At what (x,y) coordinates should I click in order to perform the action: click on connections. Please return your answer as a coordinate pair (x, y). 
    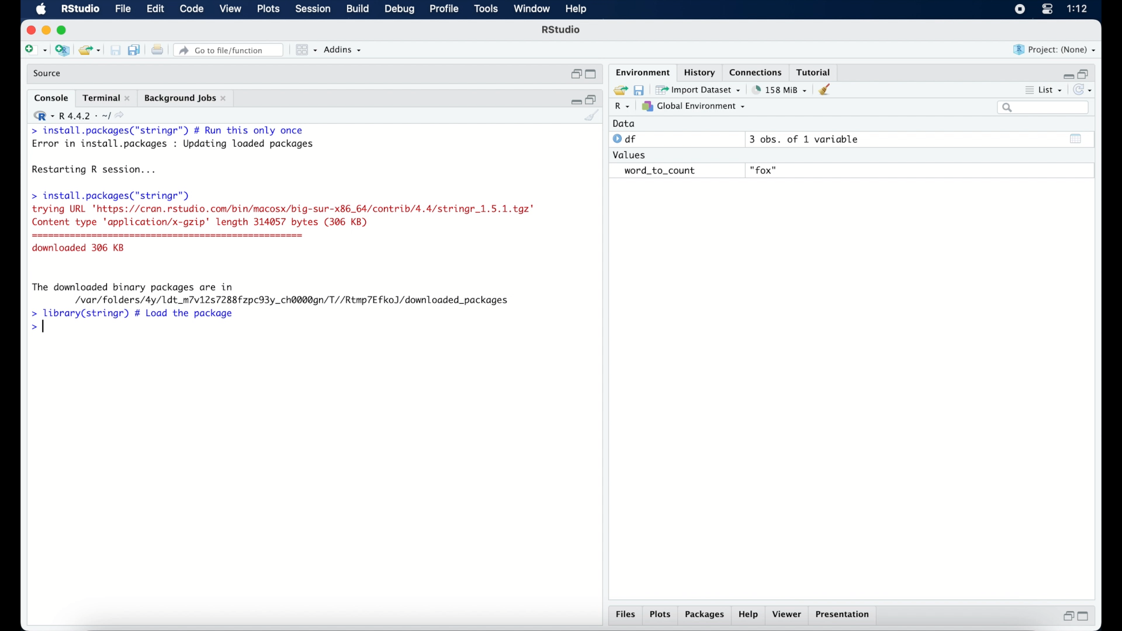
    Looking at the image, I should click on (757, 71).